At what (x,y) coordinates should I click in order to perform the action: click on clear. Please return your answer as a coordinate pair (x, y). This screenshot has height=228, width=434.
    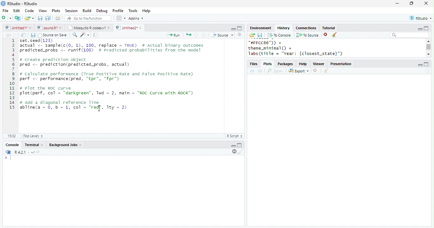
    Looking at the image, I should click on (241, 151).